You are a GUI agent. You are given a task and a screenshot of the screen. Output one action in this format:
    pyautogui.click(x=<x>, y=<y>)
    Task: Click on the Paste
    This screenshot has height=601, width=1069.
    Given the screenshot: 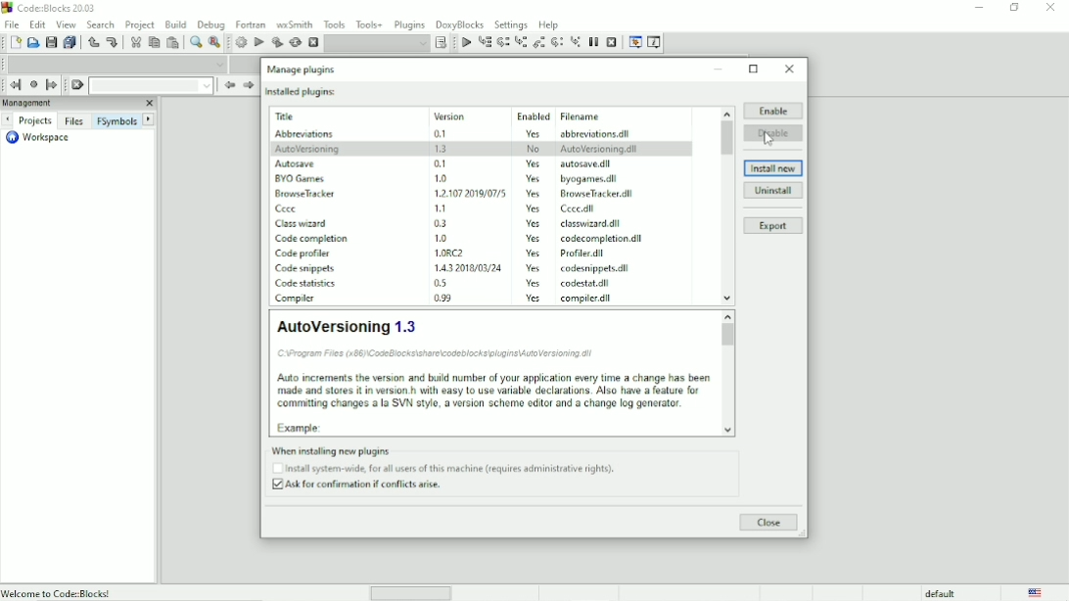 What is the action you would take?
    pyautogui.click(x=174, y=43)
    